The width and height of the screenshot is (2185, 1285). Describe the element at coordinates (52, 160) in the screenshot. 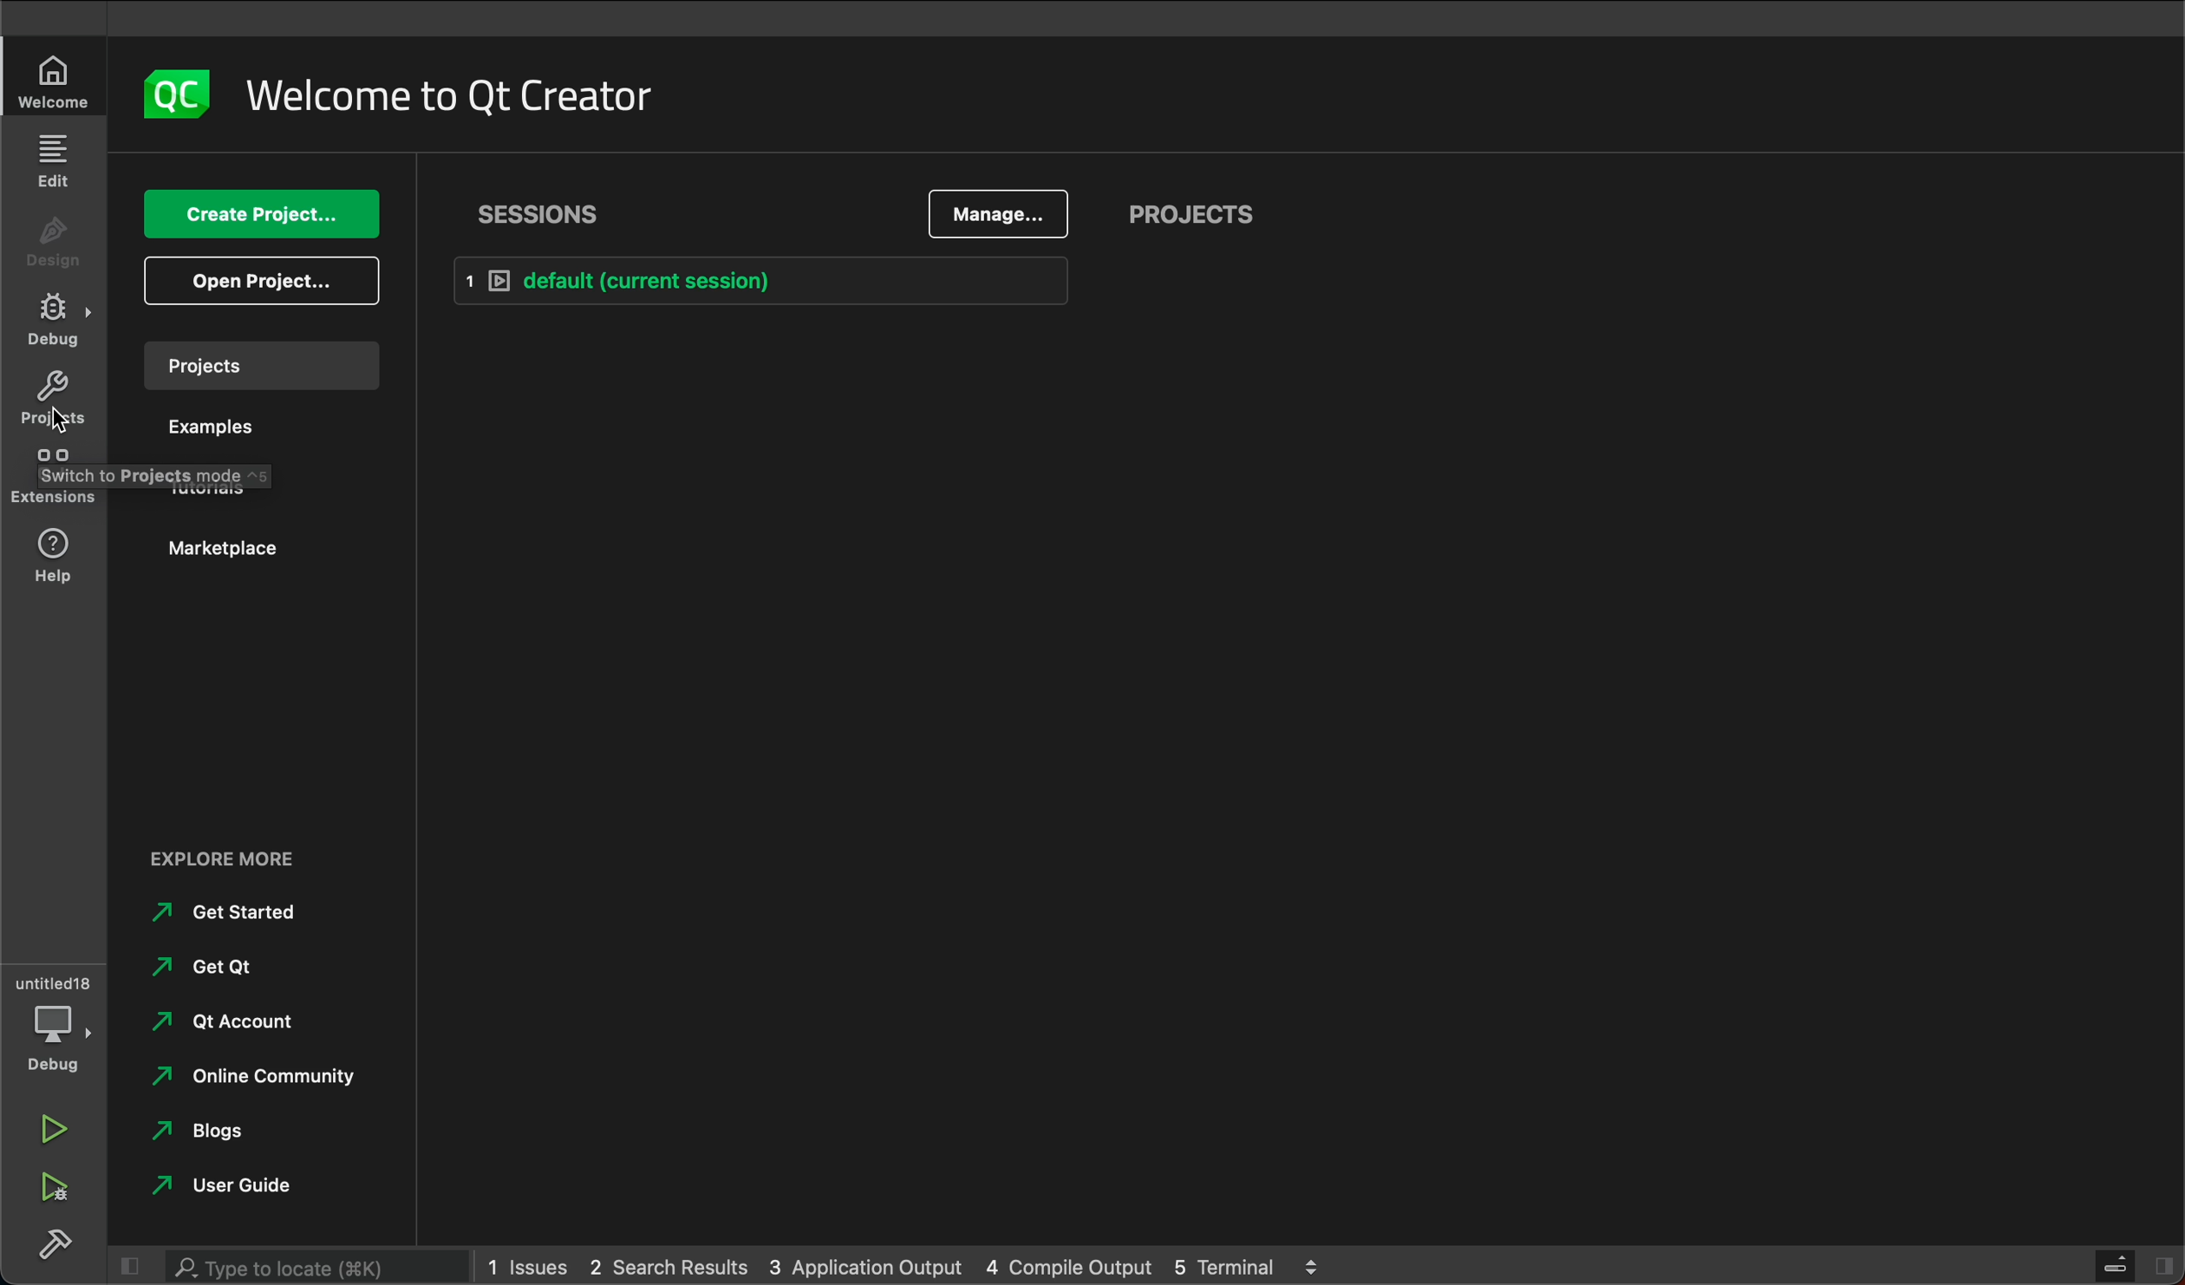

I see `edit` at that location.